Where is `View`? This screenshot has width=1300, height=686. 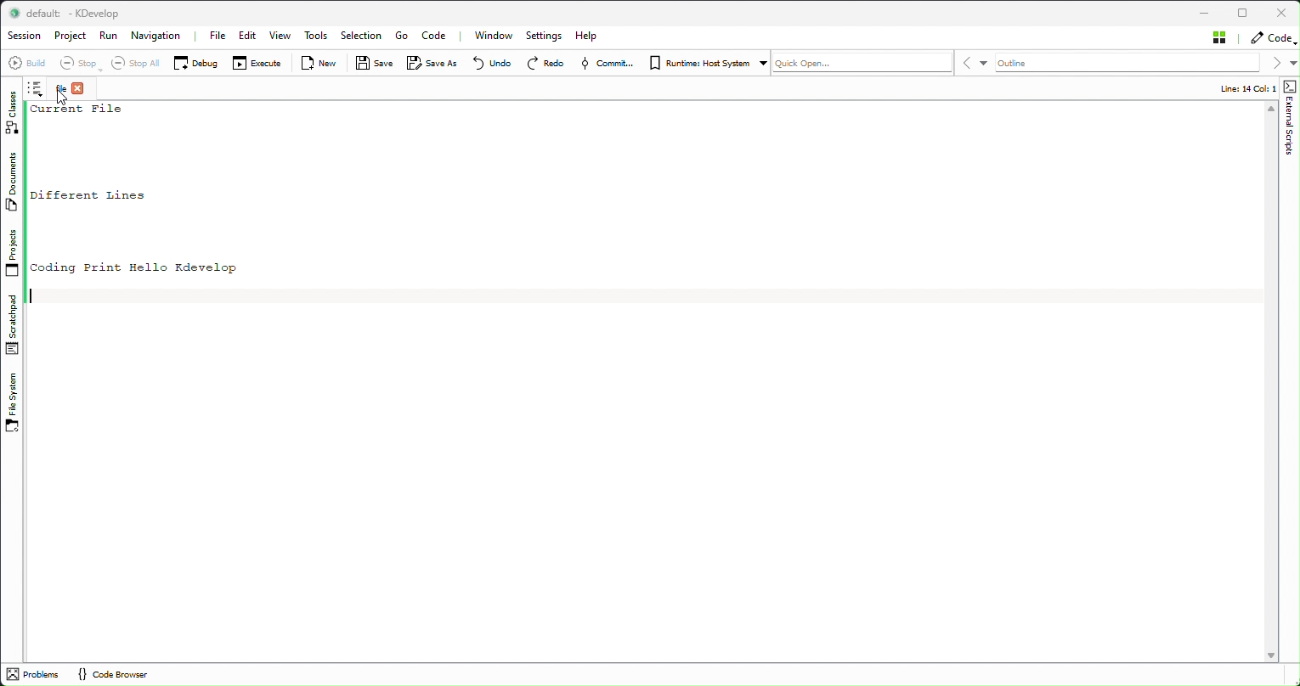 View is located at coordinates (277, 38).